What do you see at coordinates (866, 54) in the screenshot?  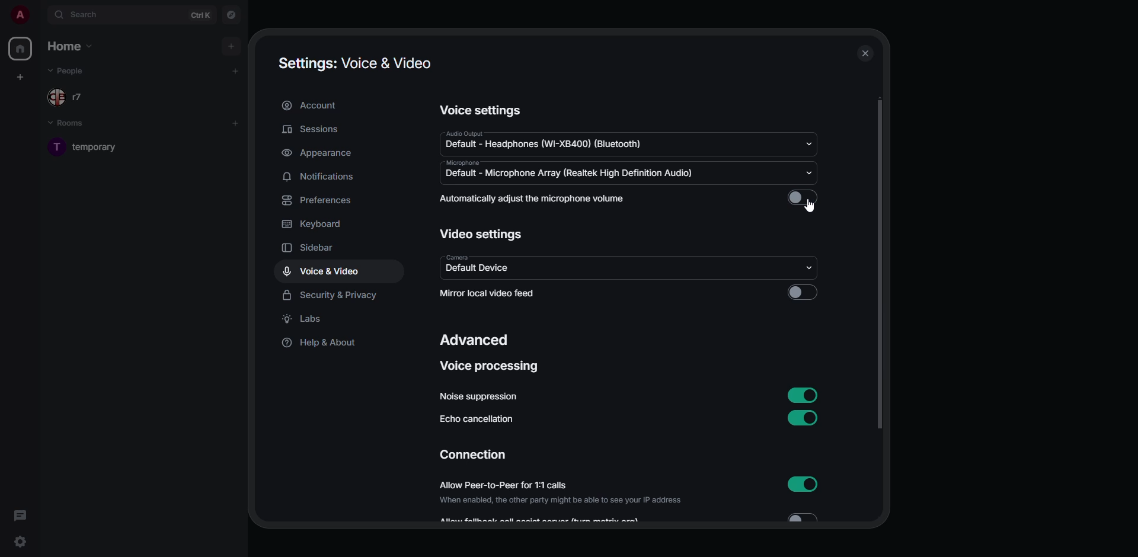 I see `close` at bounding box center [866, 54].